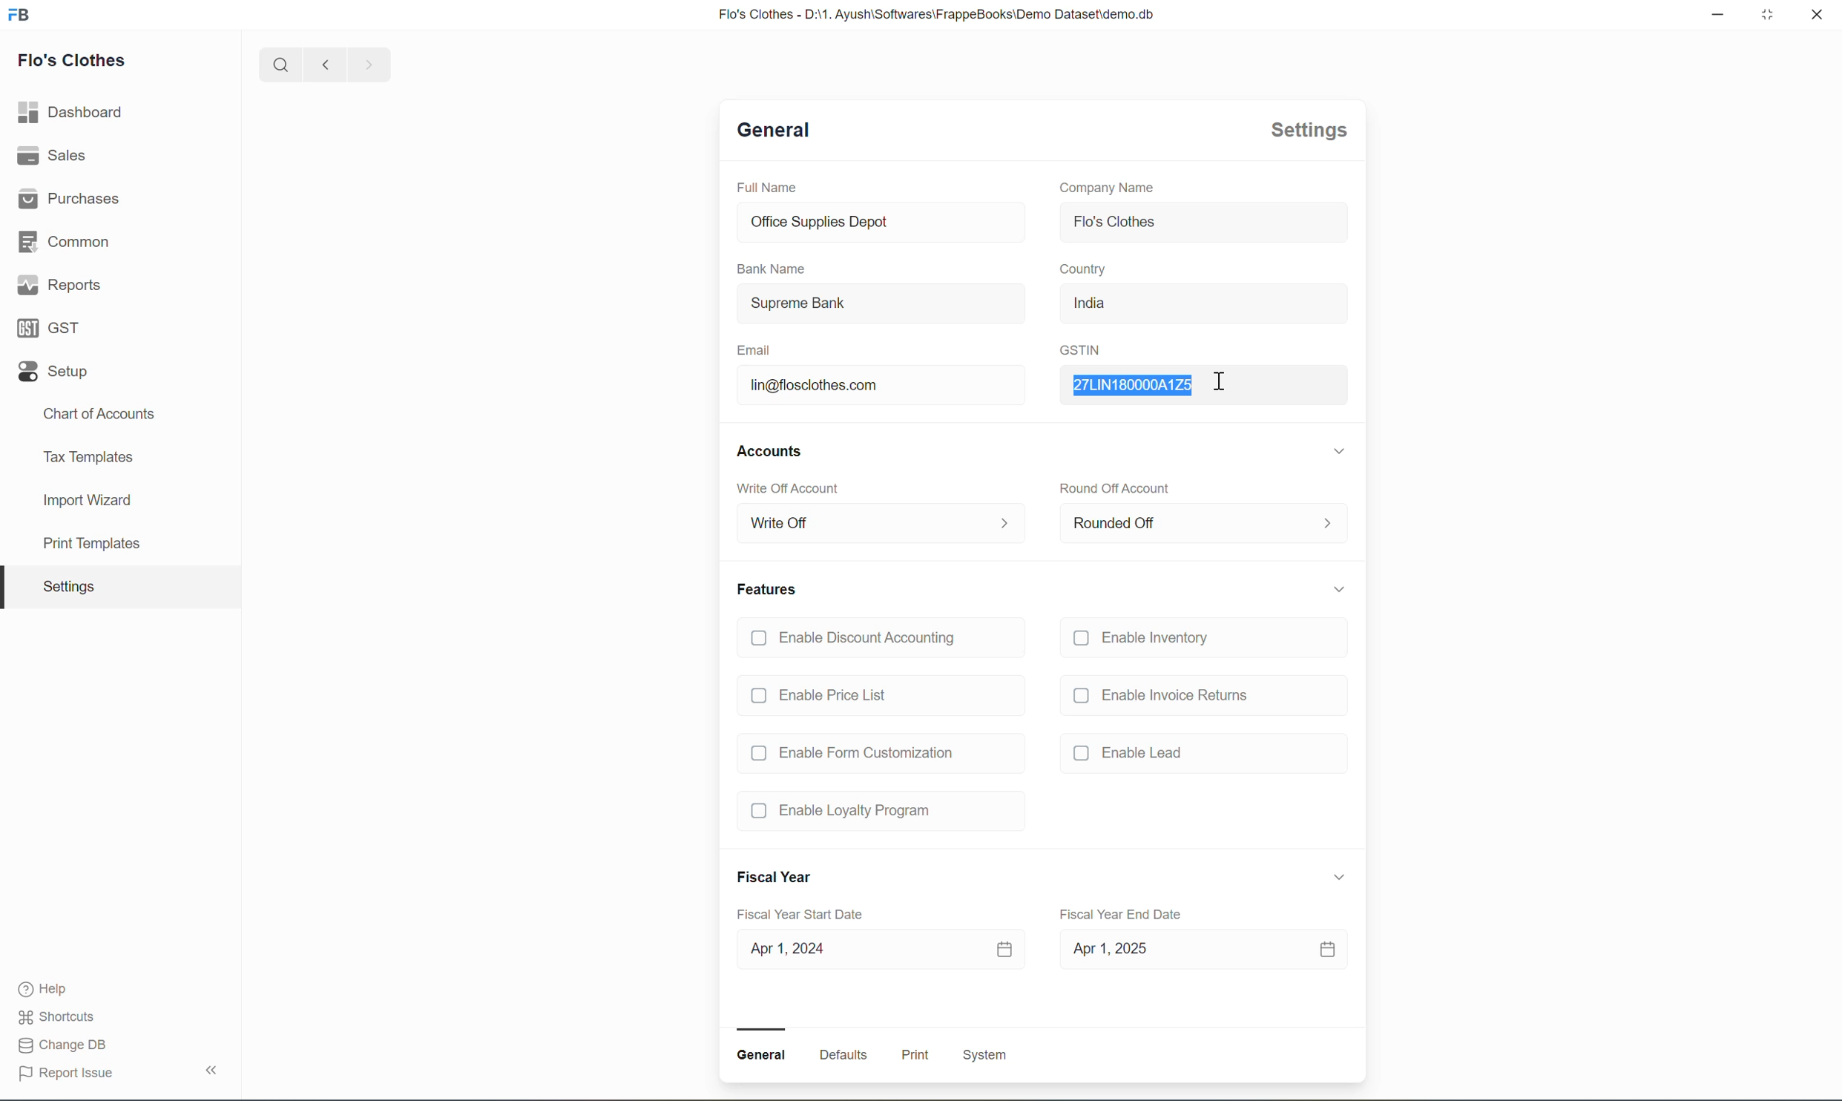 The image size is (1842, 1101). I want to click on Enable Price List, so click(821, 694).